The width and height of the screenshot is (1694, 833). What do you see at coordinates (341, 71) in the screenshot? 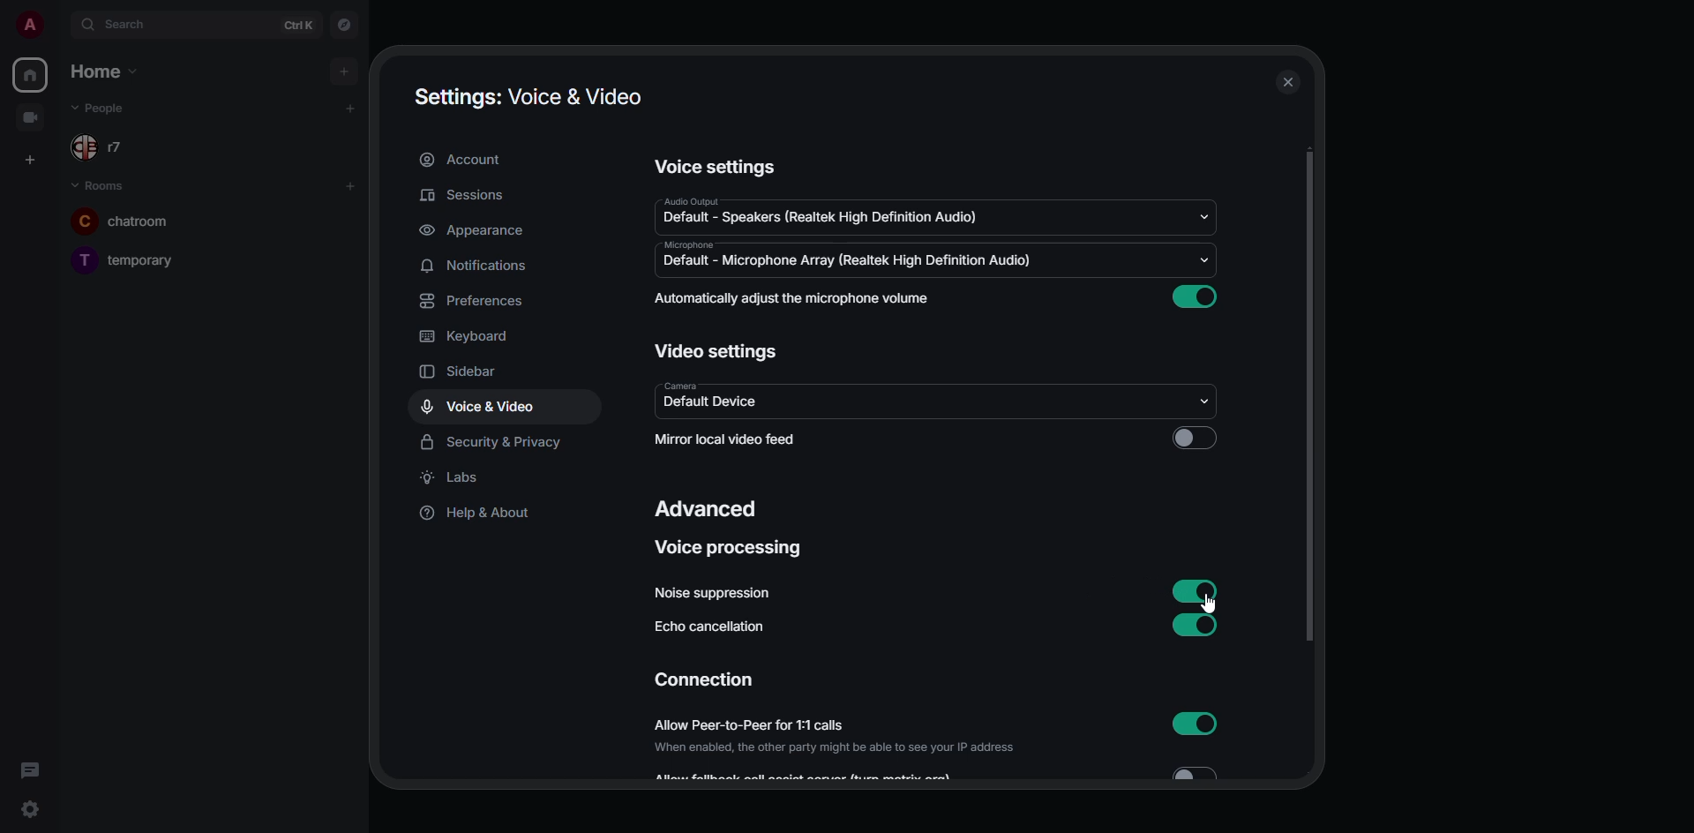
I see `add` at bounding box center [341, 71].